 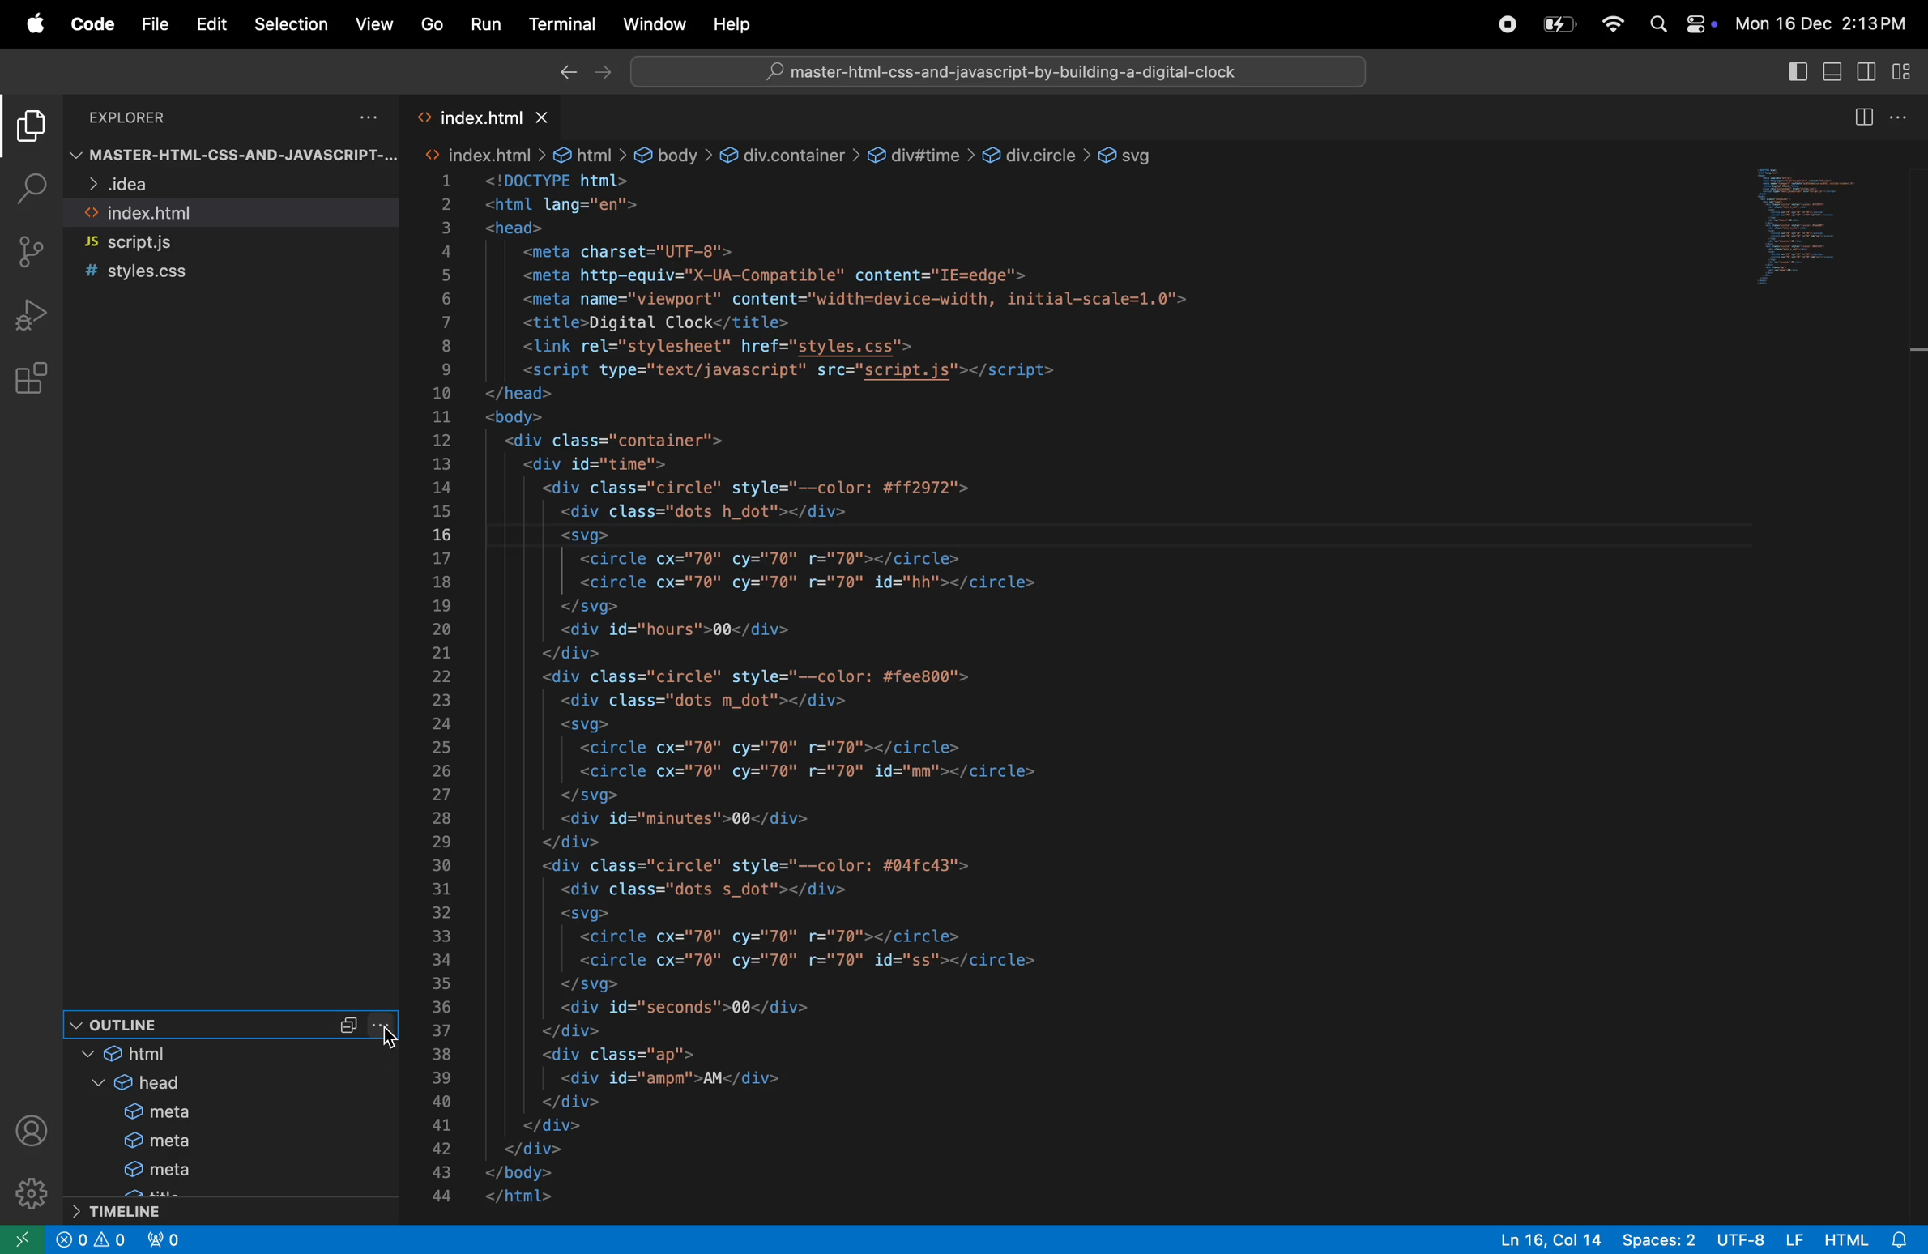 I want to click on options, so click(x=1908, y=117).